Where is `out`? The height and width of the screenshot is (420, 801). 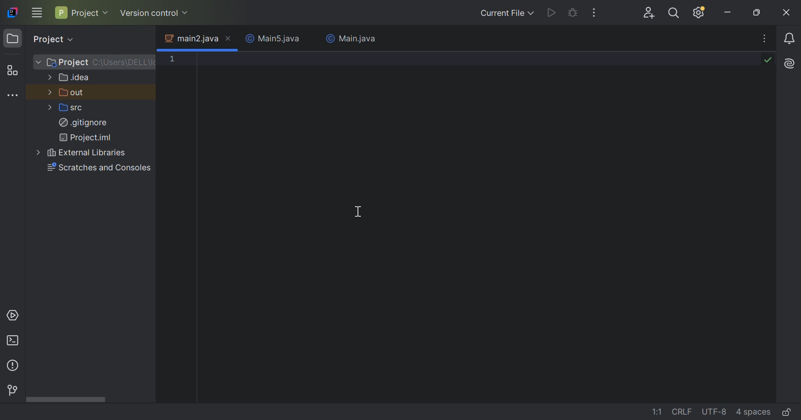 out is located at coordinates (73, 92).